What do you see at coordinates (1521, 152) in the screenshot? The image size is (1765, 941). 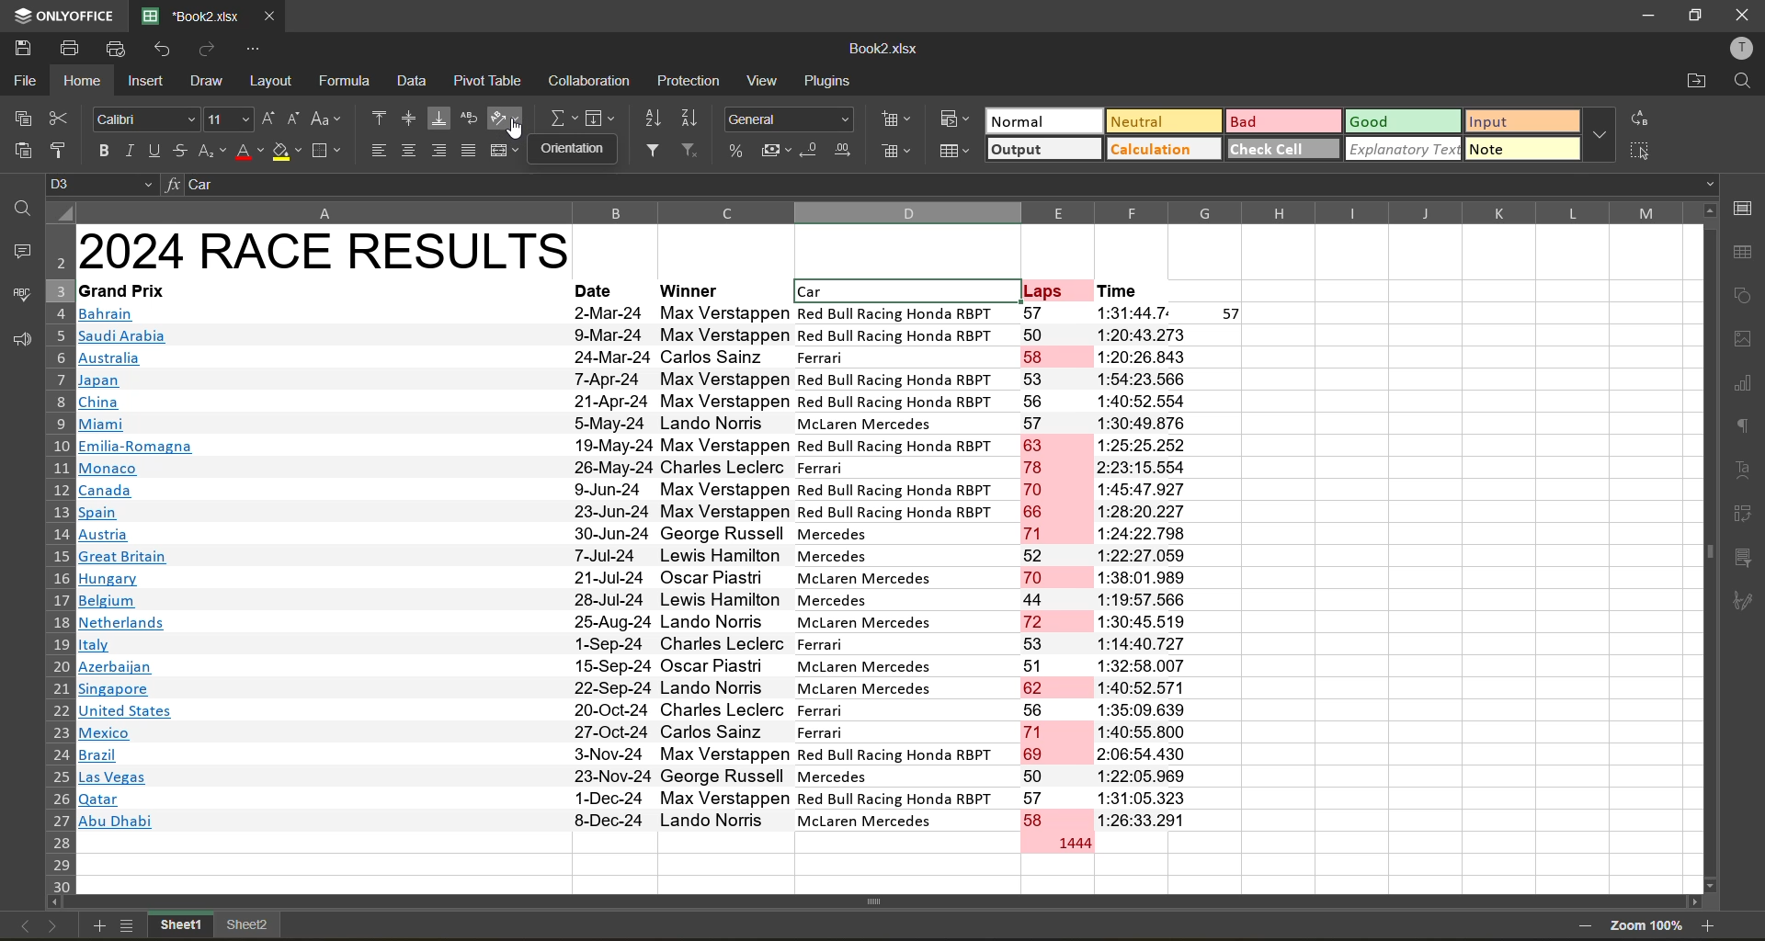 I see `note` at bounding box center [1521, 152].